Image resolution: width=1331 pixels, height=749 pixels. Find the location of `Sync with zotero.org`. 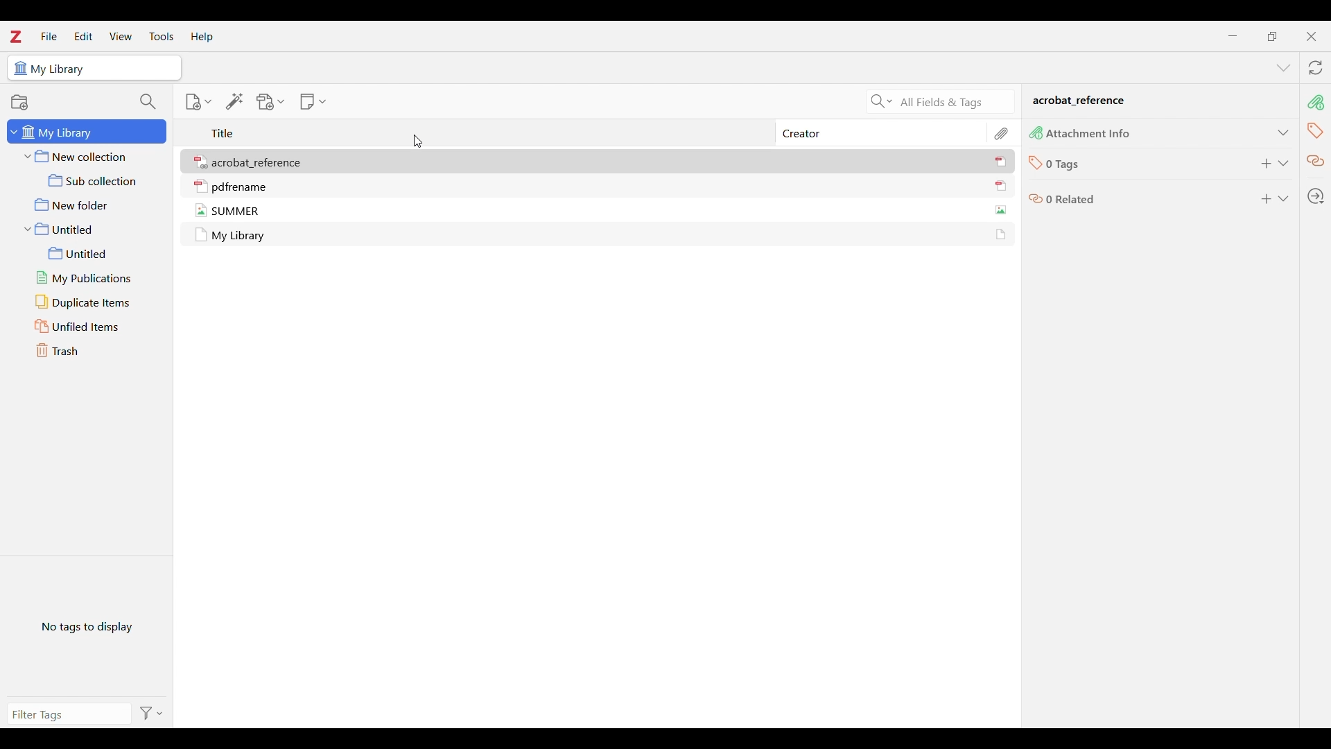

Sync with zotero.org is located at coordinates (1316, 68).